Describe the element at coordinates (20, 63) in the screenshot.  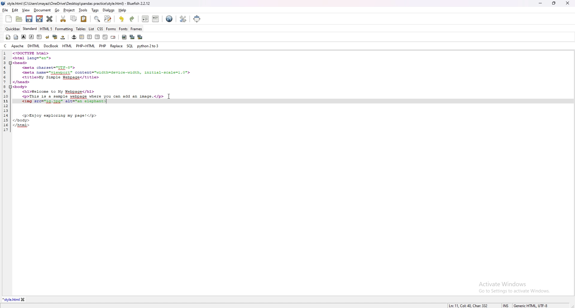
I see `<head>` at that location.